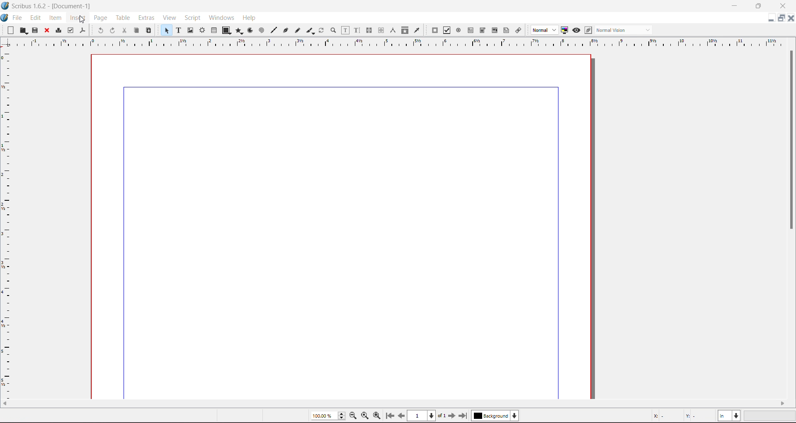 The height and width of the screenshot is (423, 796). What do you see at coordinates (398, 42) in the screenshot?
I see `Horizontal Ruler` at bounding box center [398, 42].